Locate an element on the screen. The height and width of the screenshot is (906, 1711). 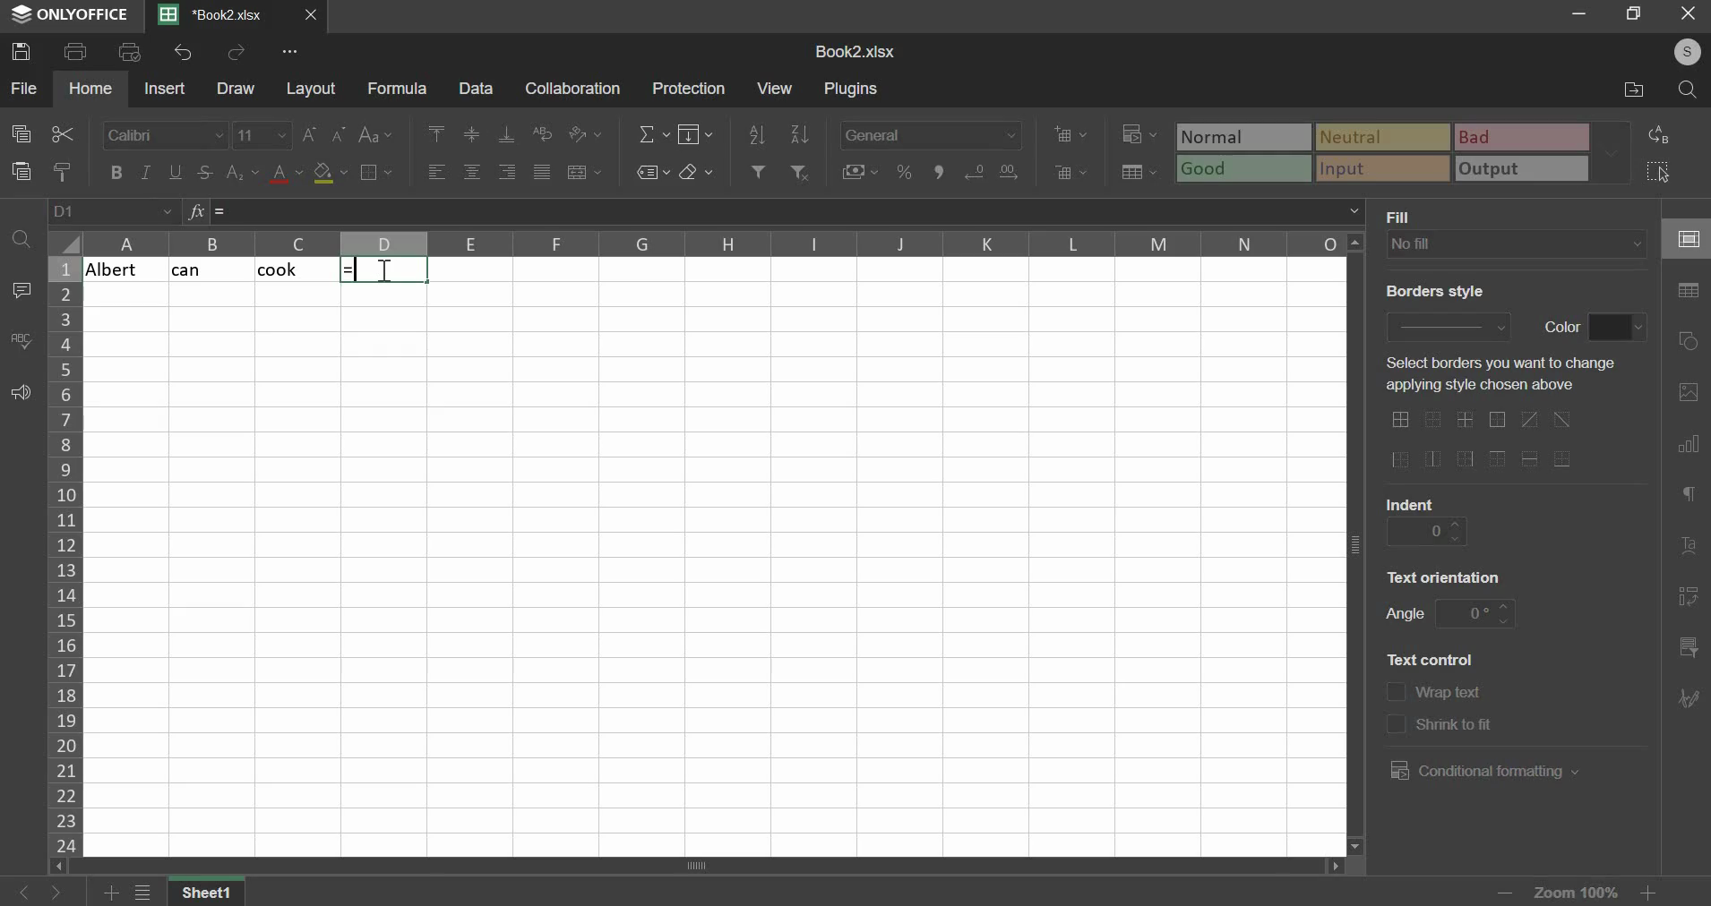
insert is located at coordinates (164, 88).